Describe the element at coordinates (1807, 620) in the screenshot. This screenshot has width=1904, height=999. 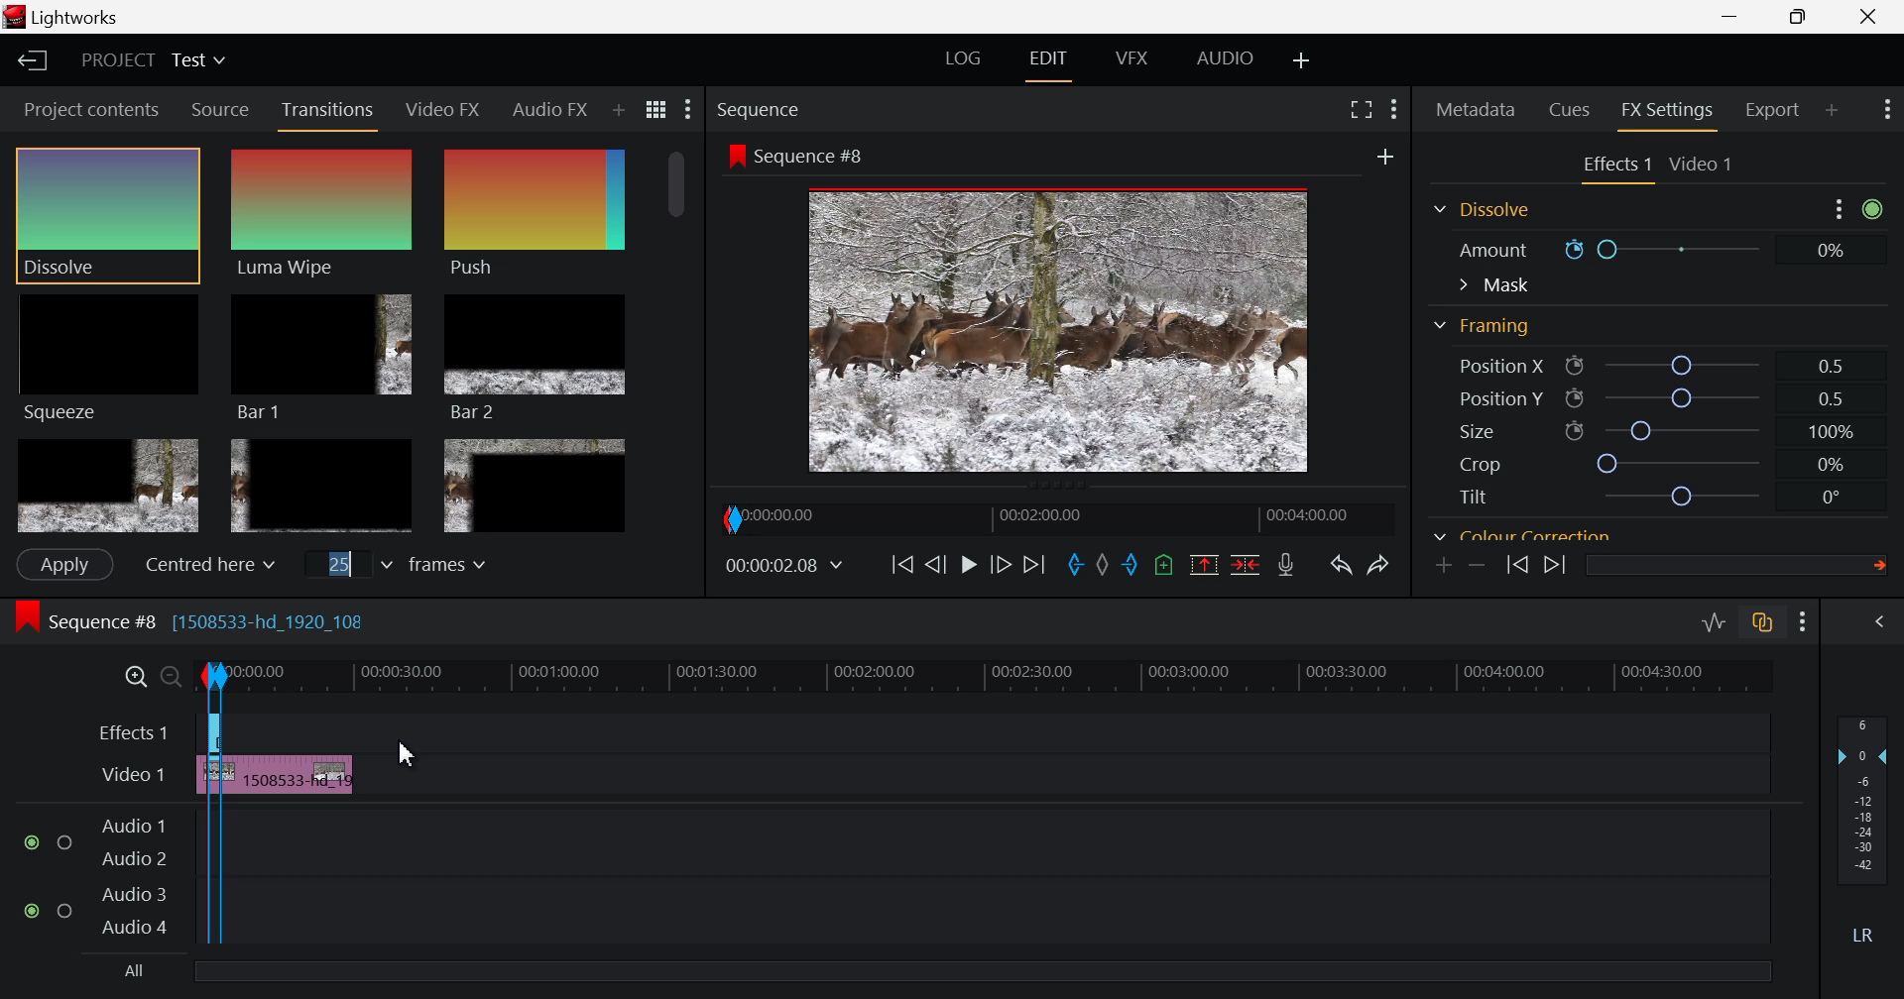
I see `Show Settings` at that location.